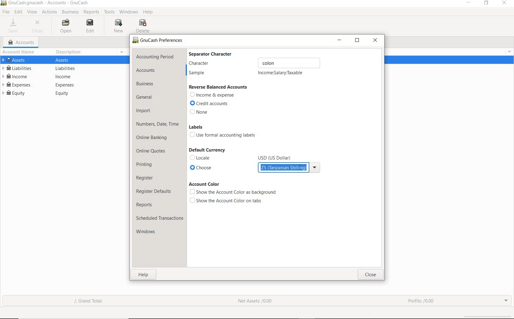 This screenshot has height=319, width=514. Describe the element at coordinates (119, 26) in the screenshot. I see `NEW` at that location.